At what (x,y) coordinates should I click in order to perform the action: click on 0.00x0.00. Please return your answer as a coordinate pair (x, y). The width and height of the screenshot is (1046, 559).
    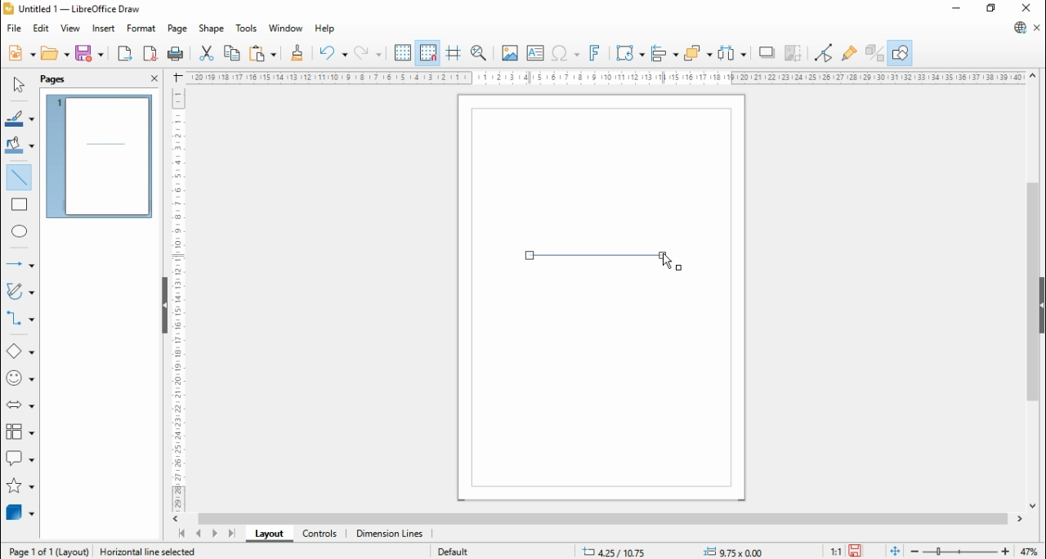
    Looking at the image, I should click on (735, 552).